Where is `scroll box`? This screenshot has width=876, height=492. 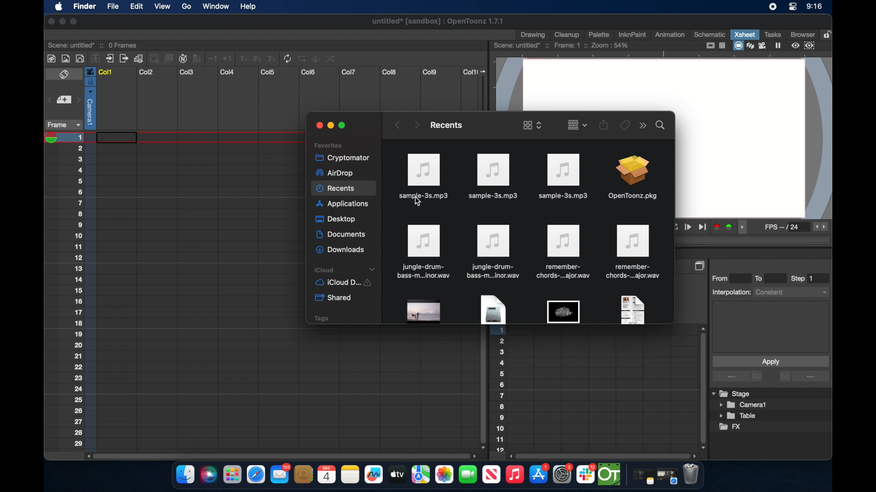 scroll box is located at coordinates (482, 389).